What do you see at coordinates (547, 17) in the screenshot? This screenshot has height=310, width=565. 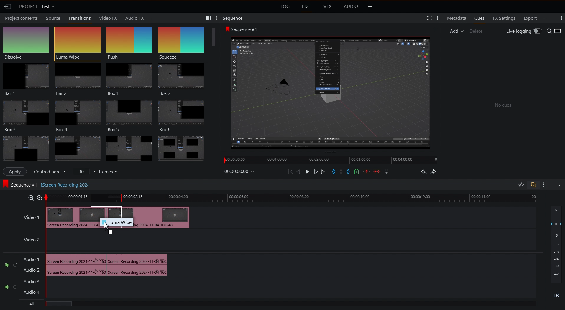 I see `Add` at bounding box center [547, 17].